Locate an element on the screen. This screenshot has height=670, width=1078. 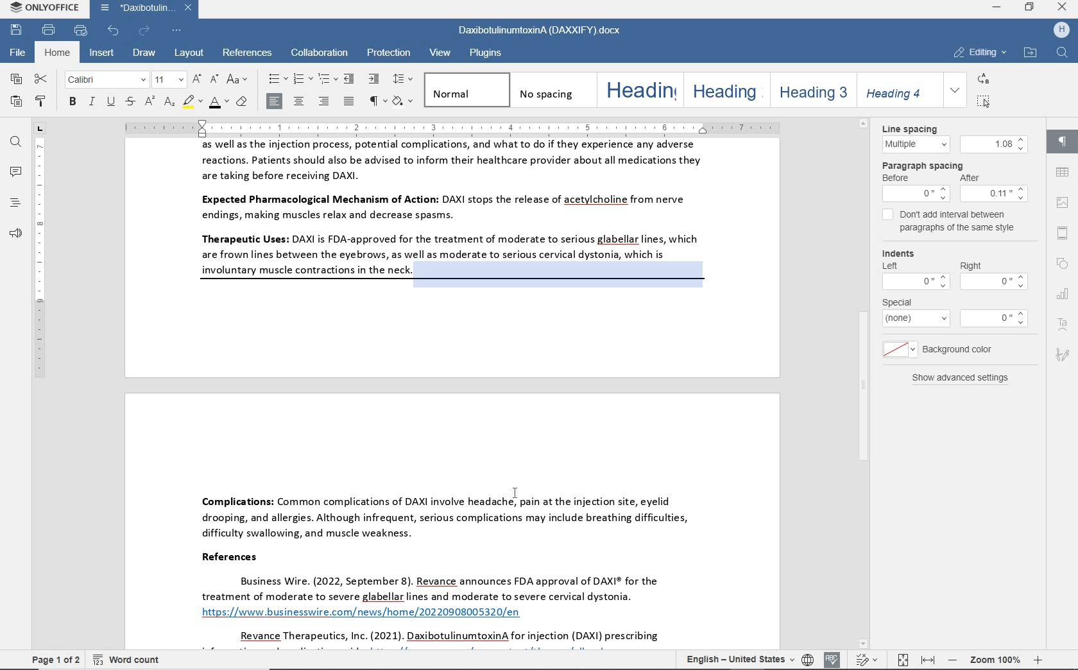
align left is located at coordinates (275, 101).